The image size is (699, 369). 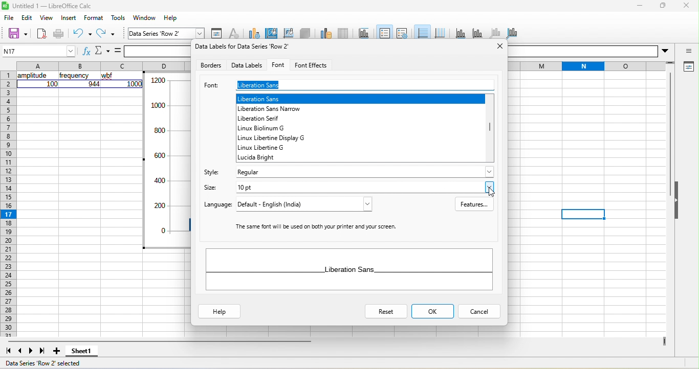 I want to click on save, so click(x=14, y=33).